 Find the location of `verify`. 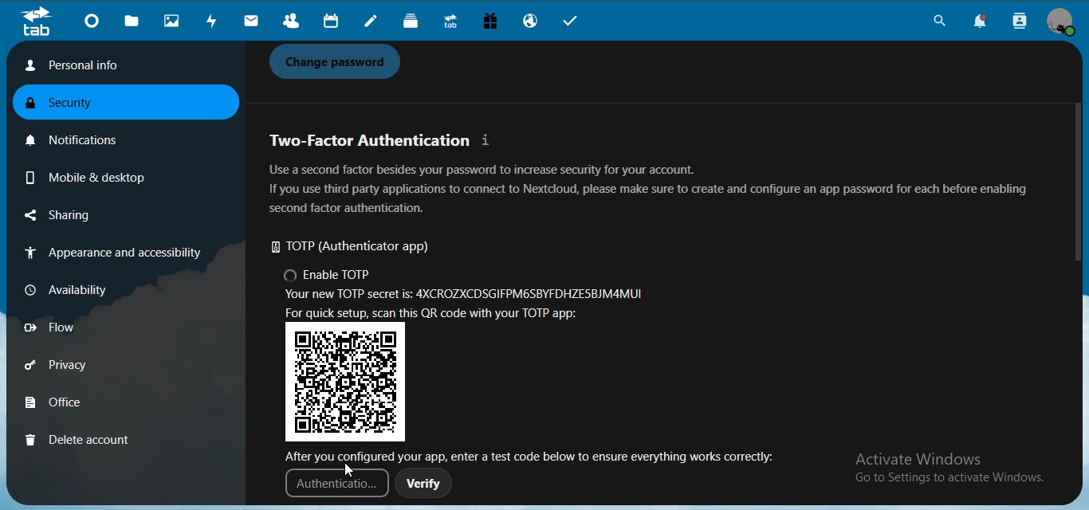

verify is located at coordinates (424, 486).